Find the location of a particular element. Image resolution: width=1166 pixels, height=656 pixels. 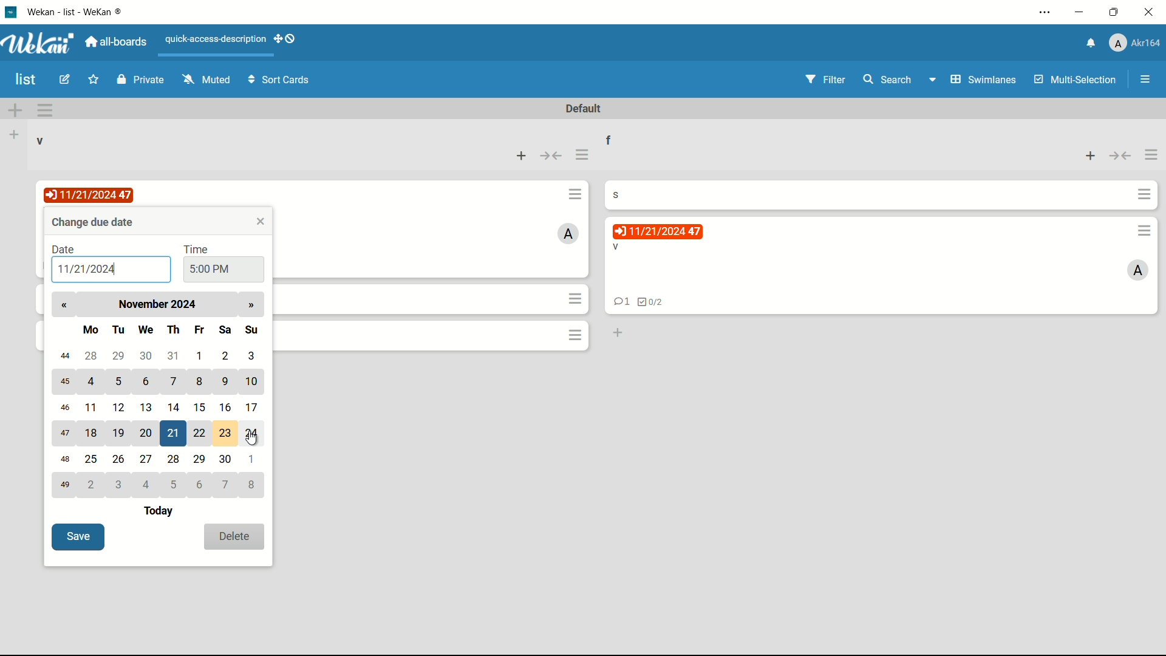

wekan logo is located at coordinates (41, 43).